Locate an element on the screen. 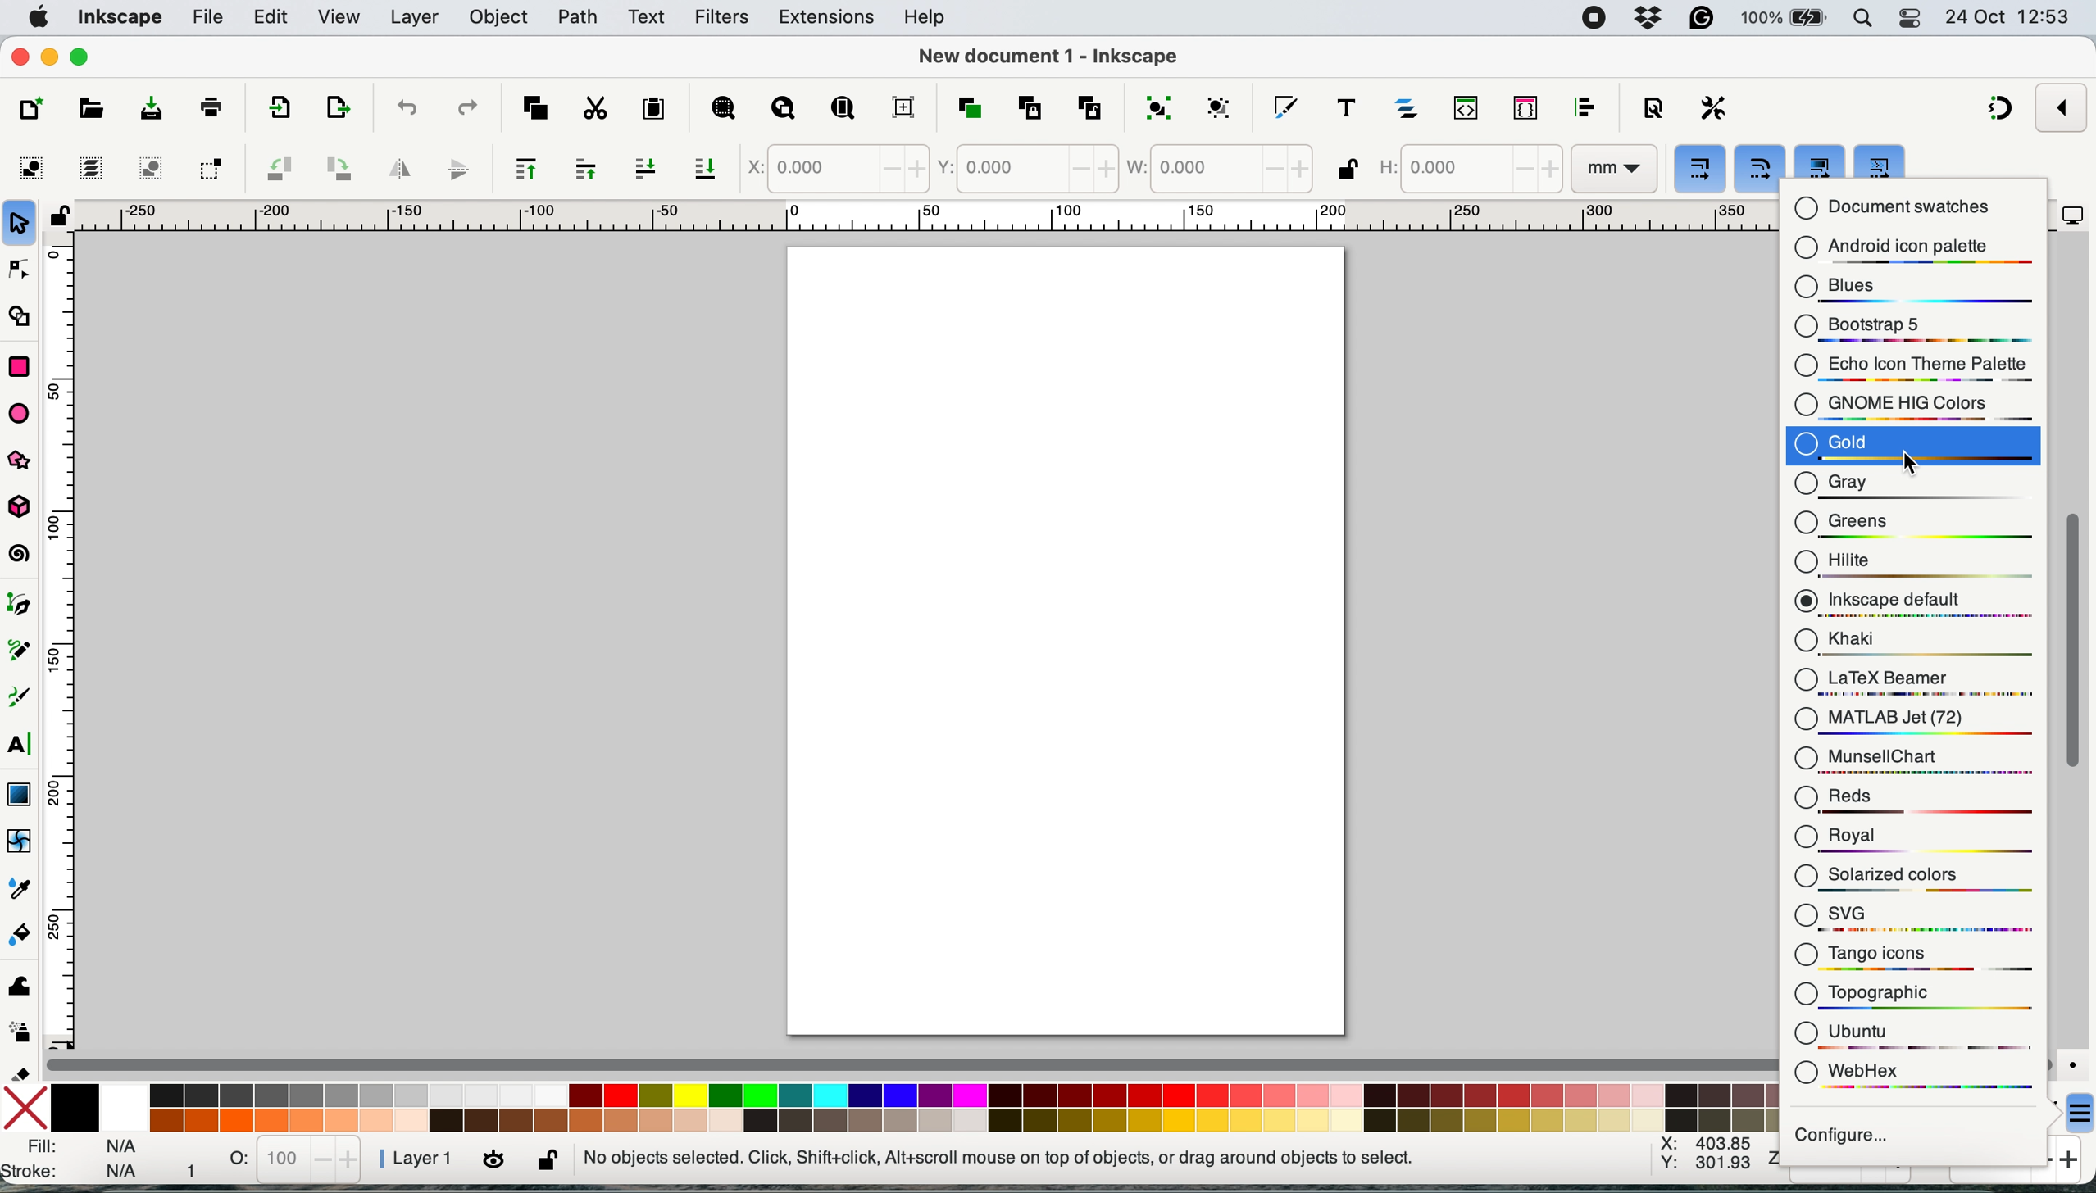 This screenshot has height=1193, width=2096. more options is located at coordinates (2076, 1102).